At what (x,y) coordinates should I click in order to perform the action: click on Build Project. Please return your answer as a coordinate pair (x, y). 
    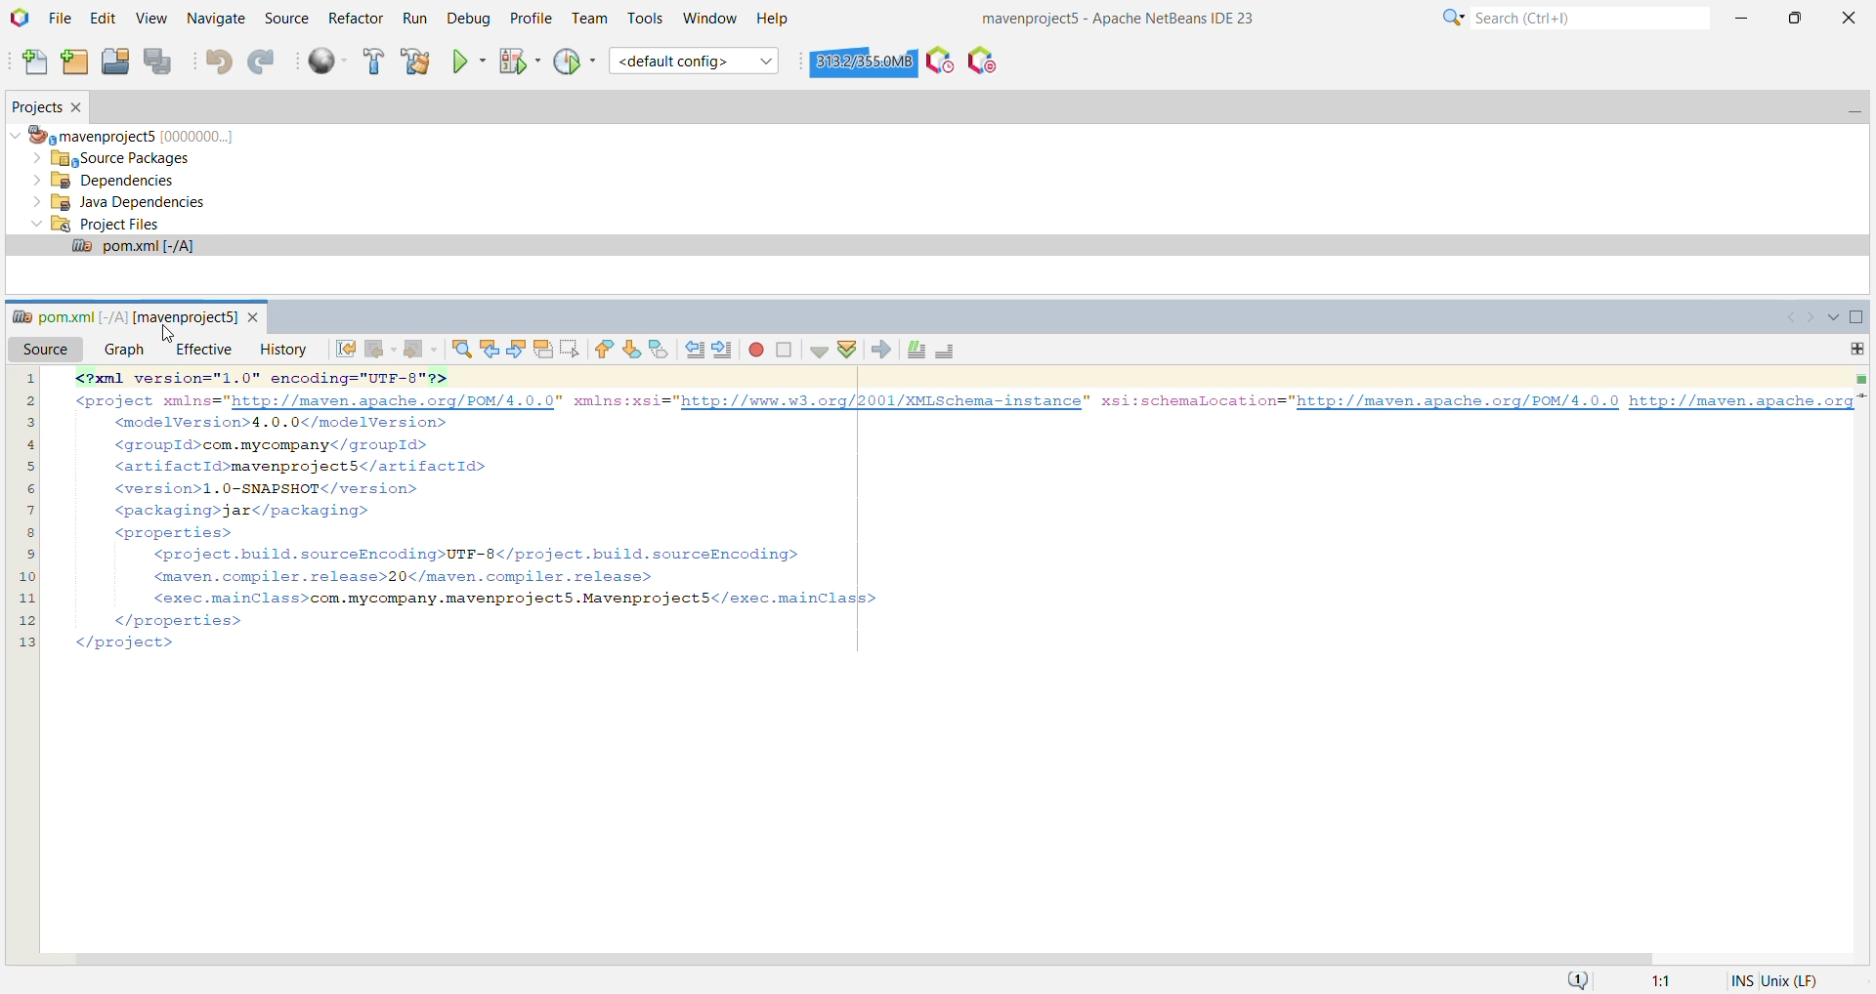
    Looking at the image, I should click on (372, 62).